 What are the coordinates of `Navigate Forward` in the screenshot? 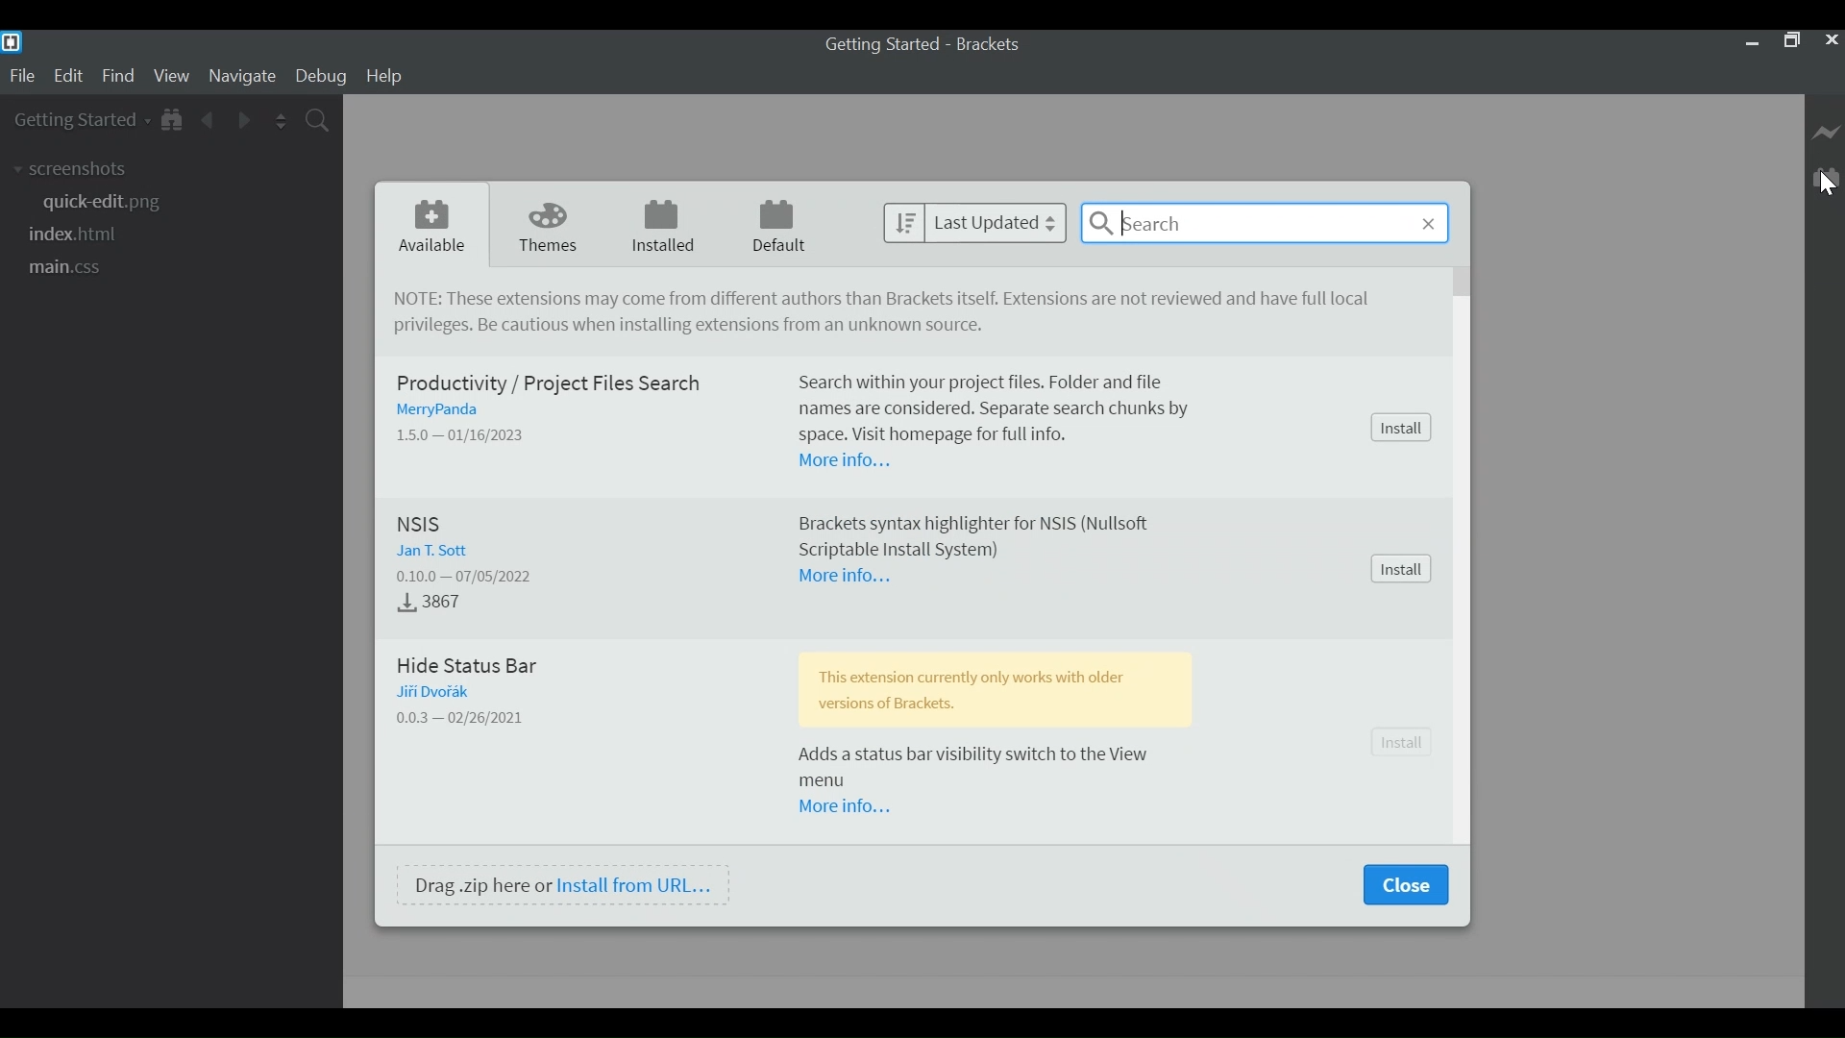 It's located at (244, 119).